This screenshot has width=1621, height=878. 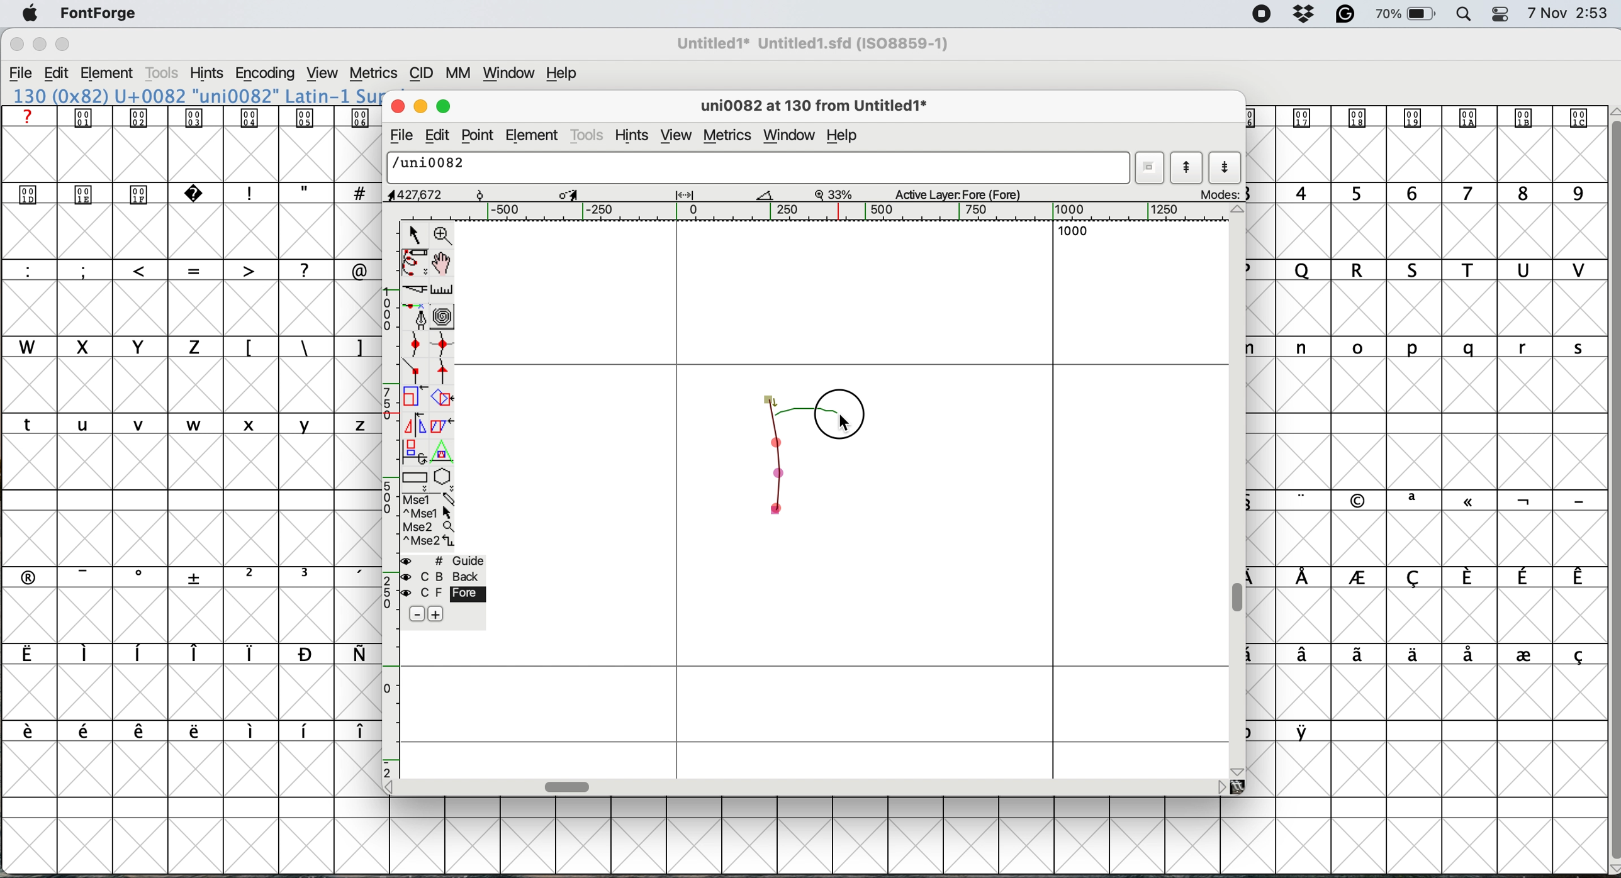 What do you see at coordinates (1426, 579) in the screenshot?
I see `special characters` at bounding box center [1426, 579].